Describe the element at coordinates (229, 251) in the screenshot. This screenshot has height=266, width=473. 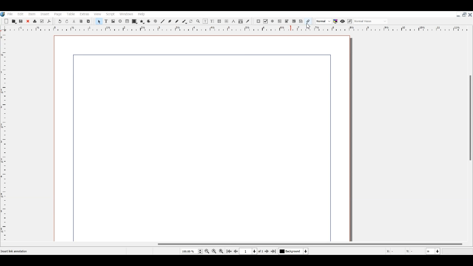
I see `Go to First Page` at that location.